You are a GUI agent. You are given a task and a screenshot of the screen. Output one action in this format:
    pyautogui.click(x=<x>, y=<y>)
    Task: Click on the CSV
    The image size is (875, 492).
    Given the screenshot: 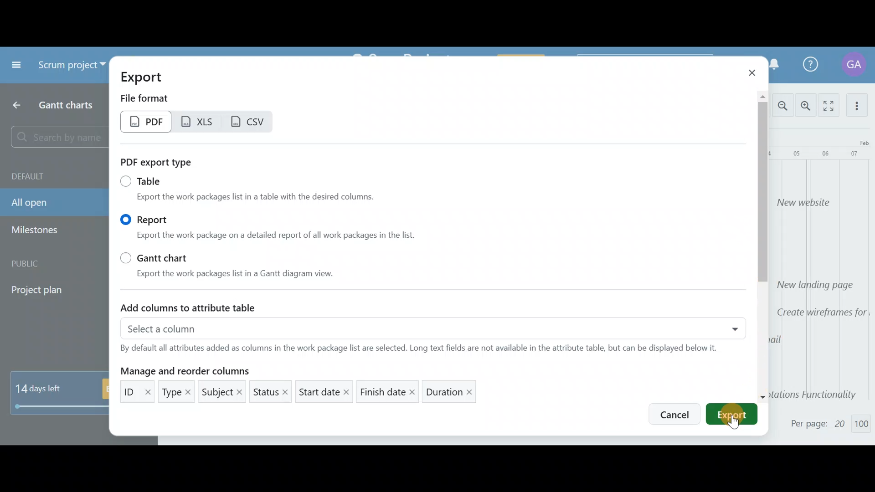 What is the action you would take?
    pyautogui.click(x=248, y=122)
    